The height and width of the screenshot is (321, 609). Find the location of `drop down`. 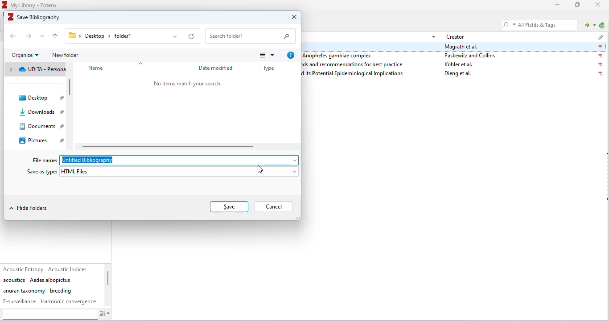

drop down is located at coordinates (176, 36).